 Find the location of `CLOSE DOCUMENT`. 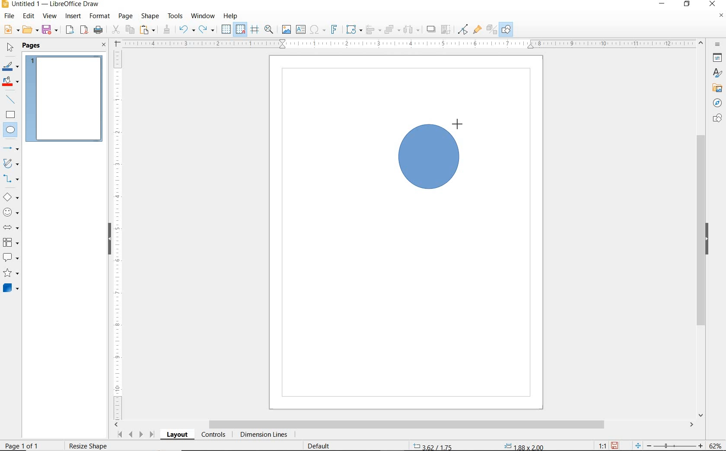

CLOSE DOCUMENT is located at coordinates (721, 16).